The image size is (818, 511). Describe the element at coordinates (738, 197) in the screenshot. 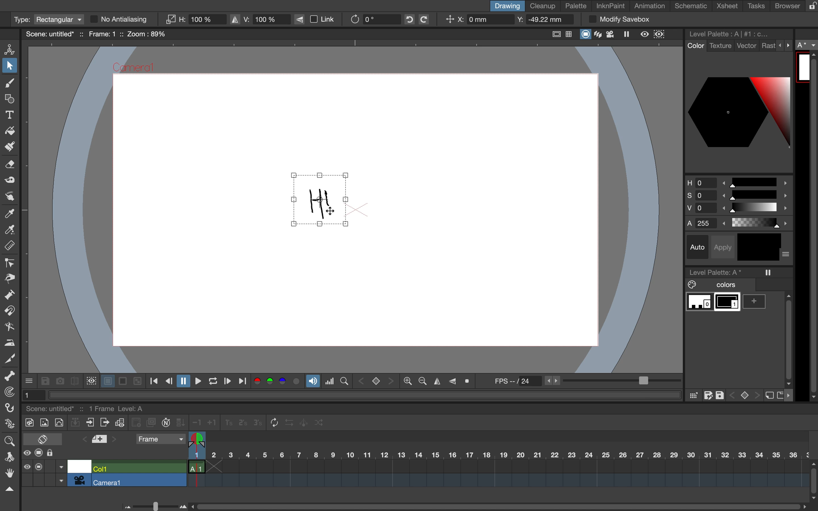

I see `saturation` at that location.